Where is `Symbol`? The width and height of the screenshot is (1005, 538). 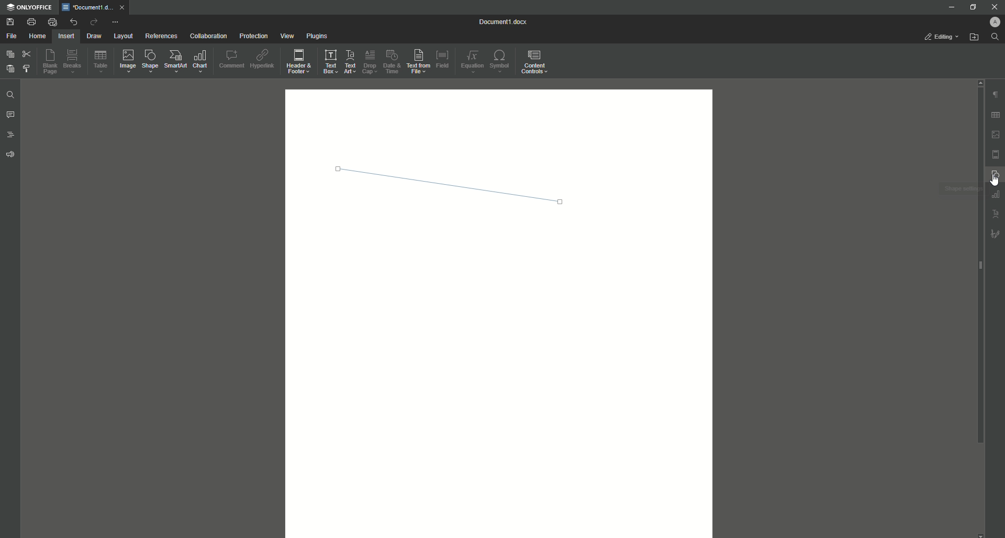 Symbol is located at coordinates (501, 62).